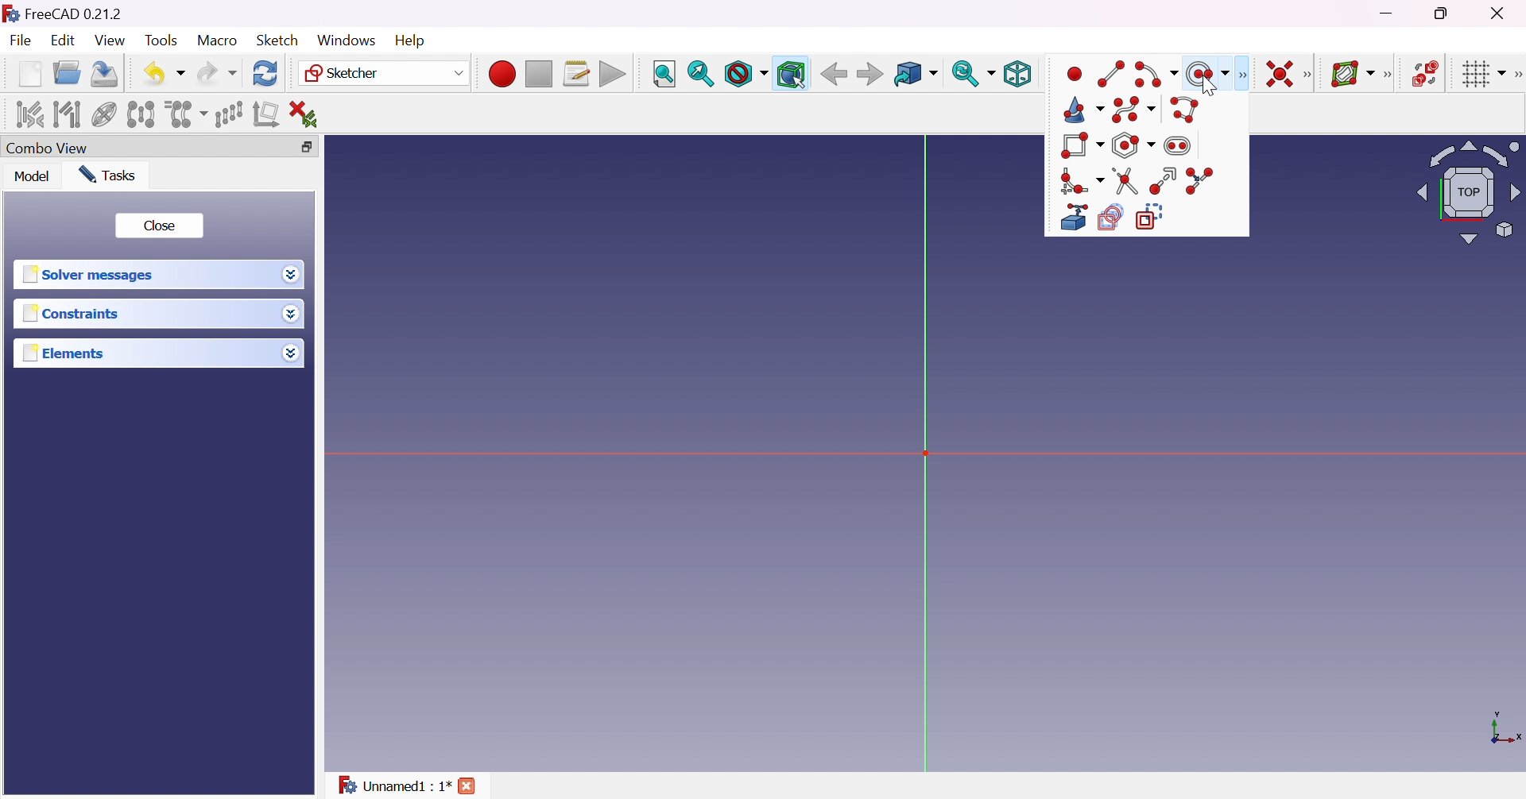 This screenshot has height=799, width=1526. Describe the element at coordinates (1135, 145) in the screenshot. I see `Create hexagon` at that location.